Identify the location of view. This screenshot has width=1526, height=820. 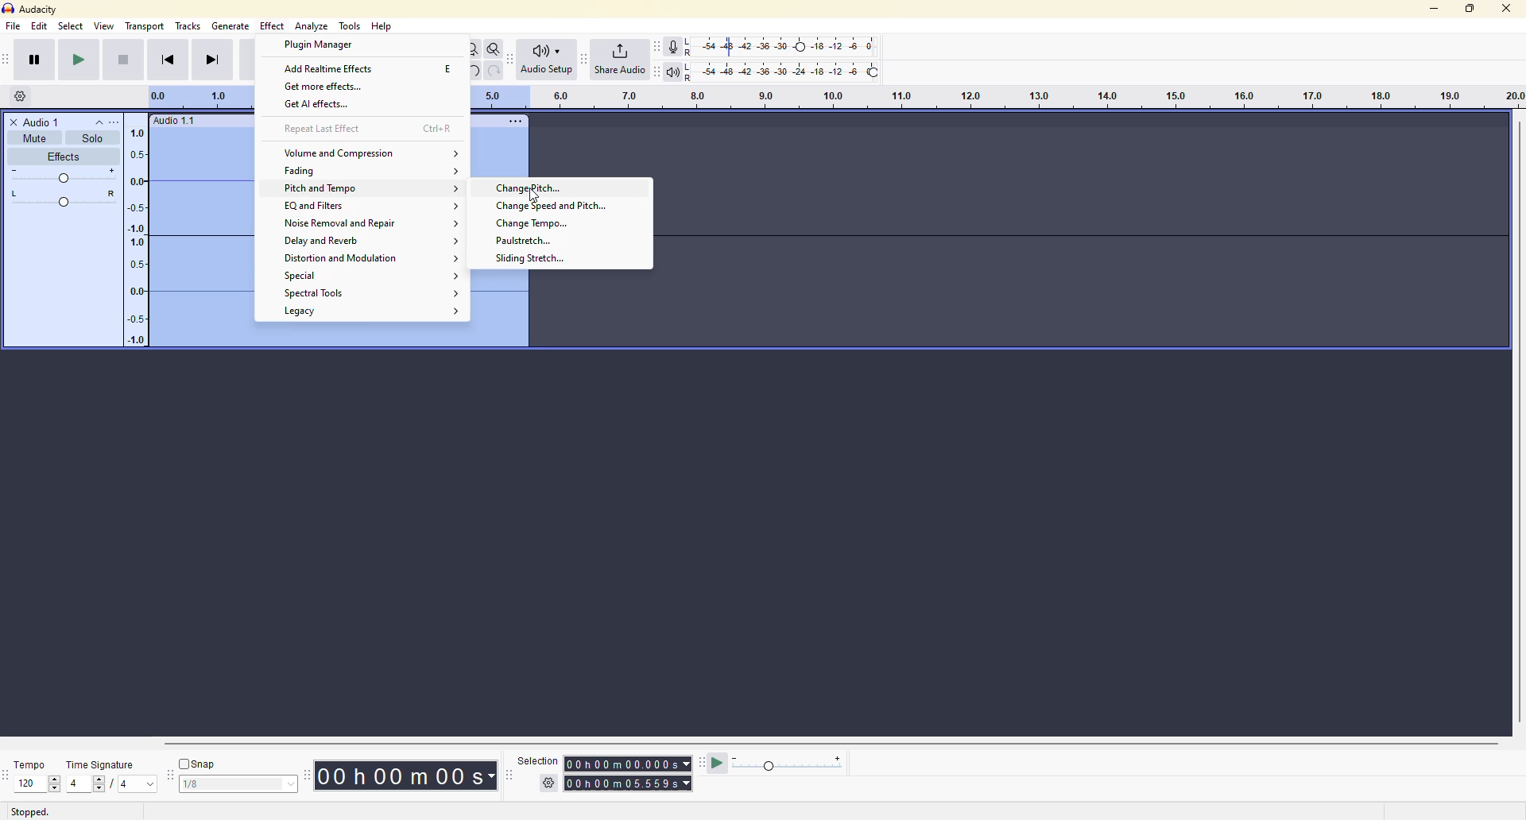
(105, 25).